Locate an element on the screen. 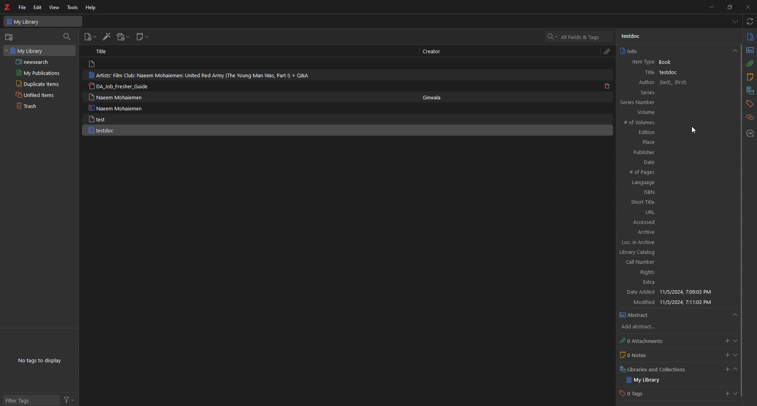  add attachment is located at coordinates (124, 37).